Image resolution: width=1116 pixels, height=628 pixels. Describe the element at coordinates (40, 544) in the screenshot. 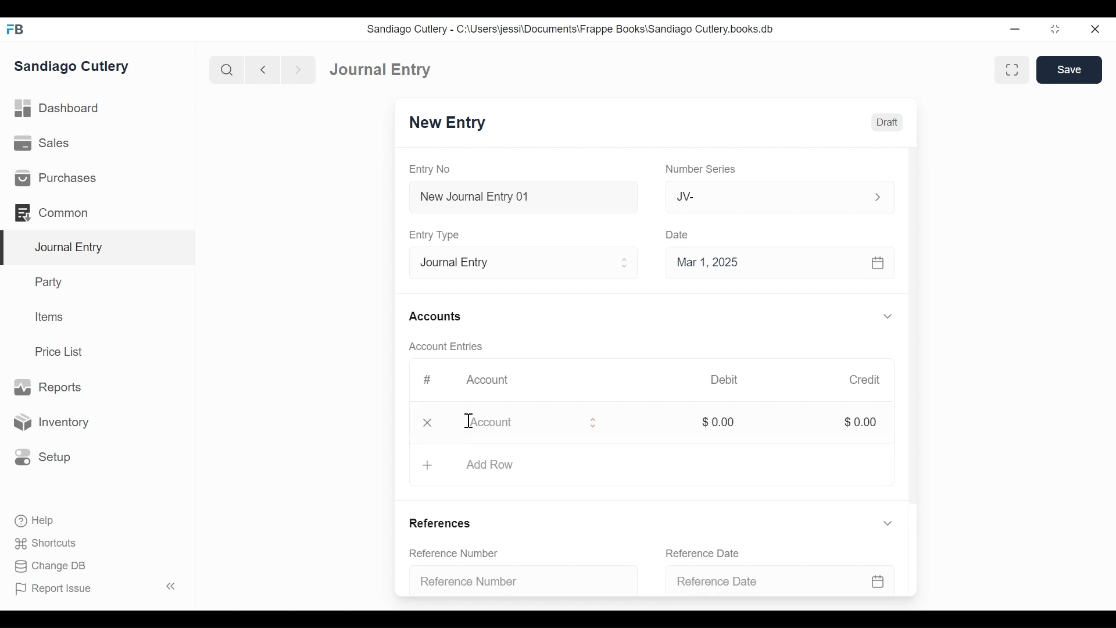

I see `Shortcuts` at that location.